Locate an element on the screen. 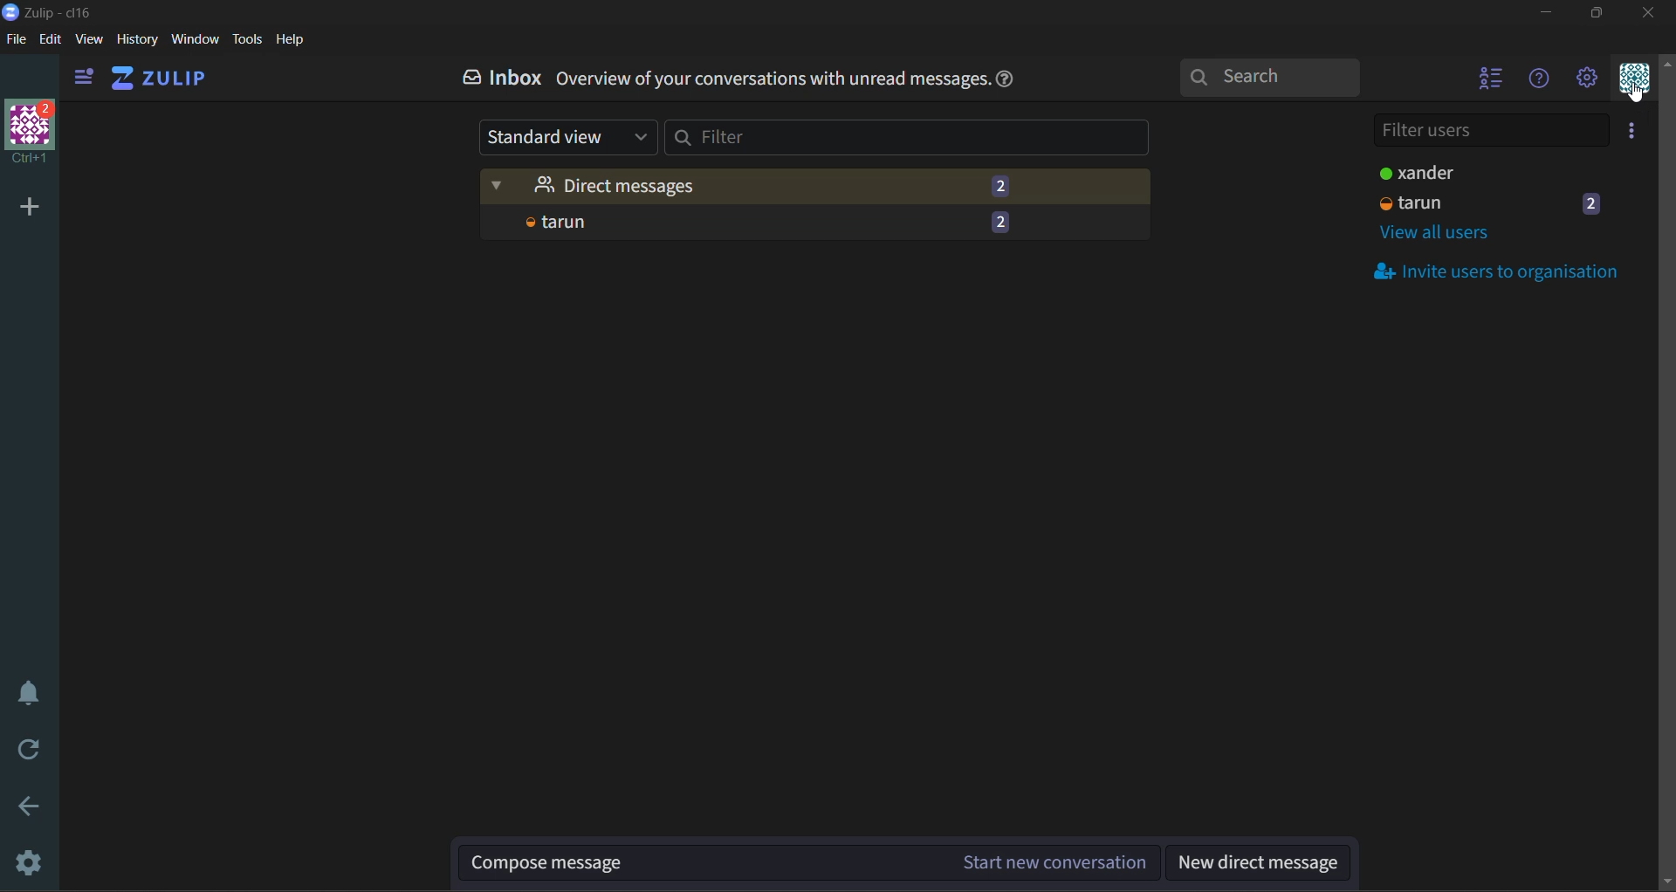 The width and height of the screenshot is (1676, 892). unread messages is located at coordinates (817, 181).